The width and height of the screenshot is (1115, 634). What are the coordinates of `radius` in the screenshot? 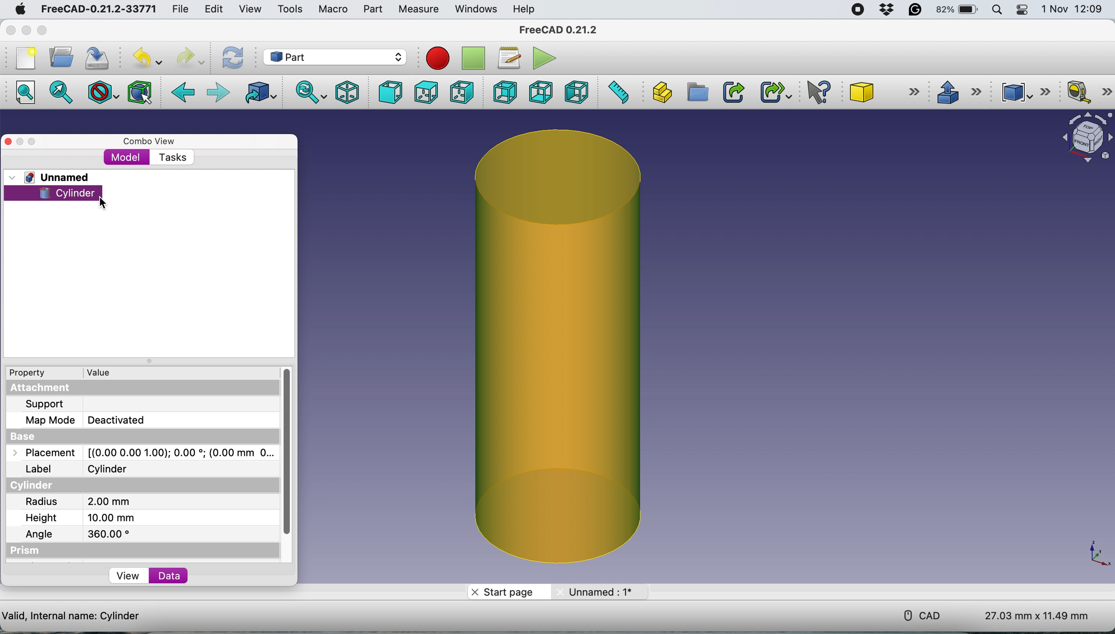 It's located at (77, 503).